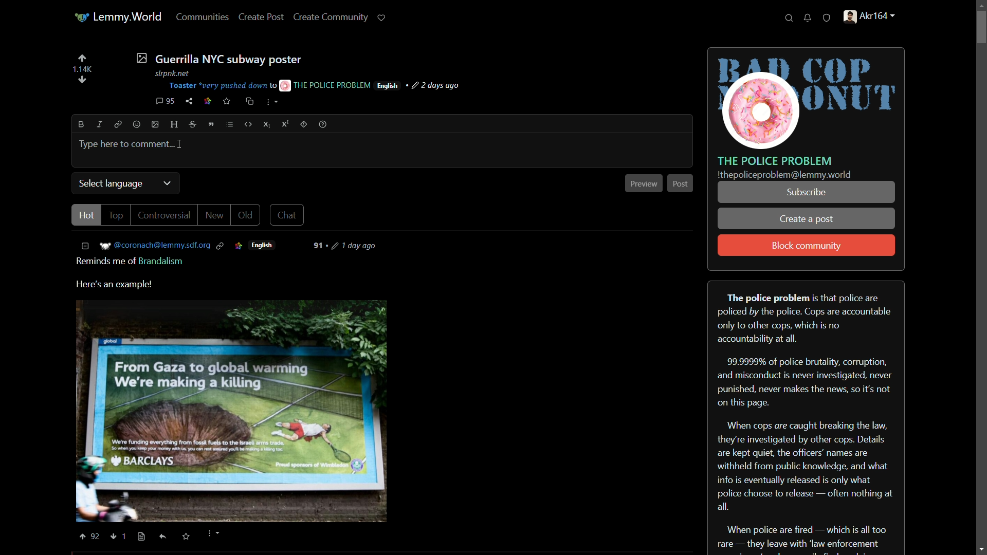 This screenshot has height=555, width=987. I want to click on top, so click(116, 216).